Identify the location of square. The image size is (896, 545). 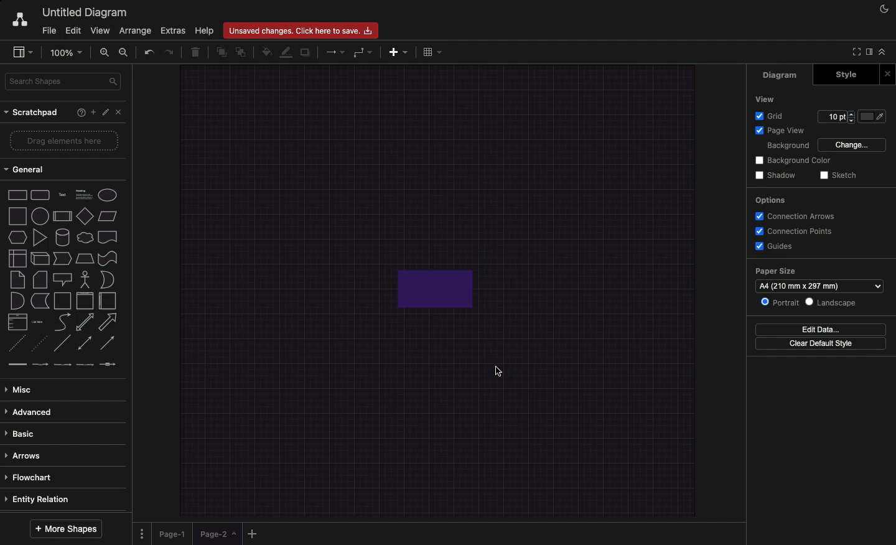
(16, 215).